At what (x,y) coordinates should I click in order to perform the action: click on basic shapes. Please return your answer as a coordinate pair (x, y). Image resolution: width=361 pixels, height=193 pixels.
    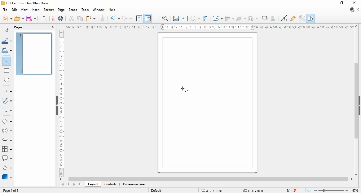
    Looking at the image, I should click on (7, 121).